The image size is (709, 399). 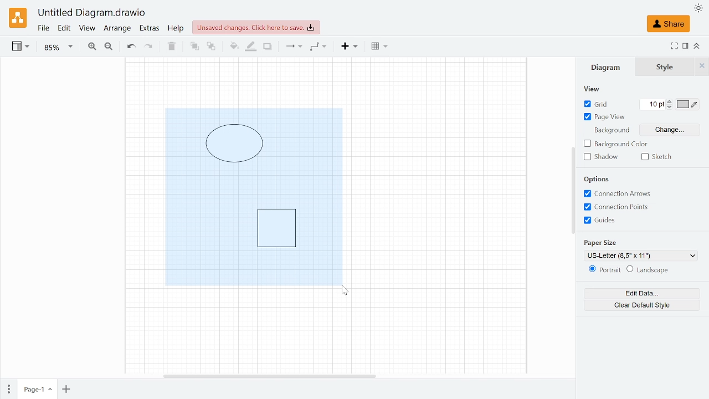 What do you see at coordinates (653, 104) in the screenshot?
I see `Grid units` at bounding box center [653, 104].